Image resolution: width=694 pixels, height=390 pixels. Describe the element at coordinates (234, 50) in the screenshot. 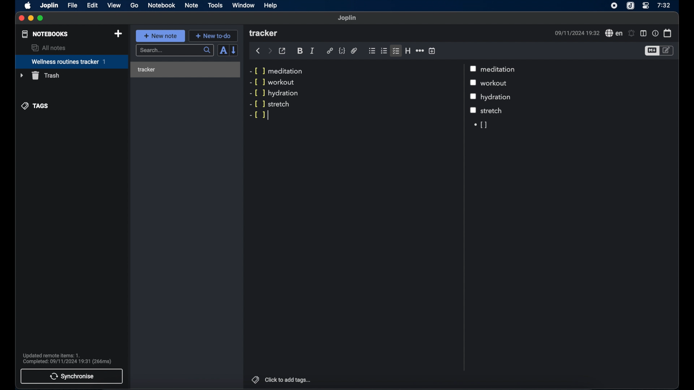

I see `reverse sort order` at that location.